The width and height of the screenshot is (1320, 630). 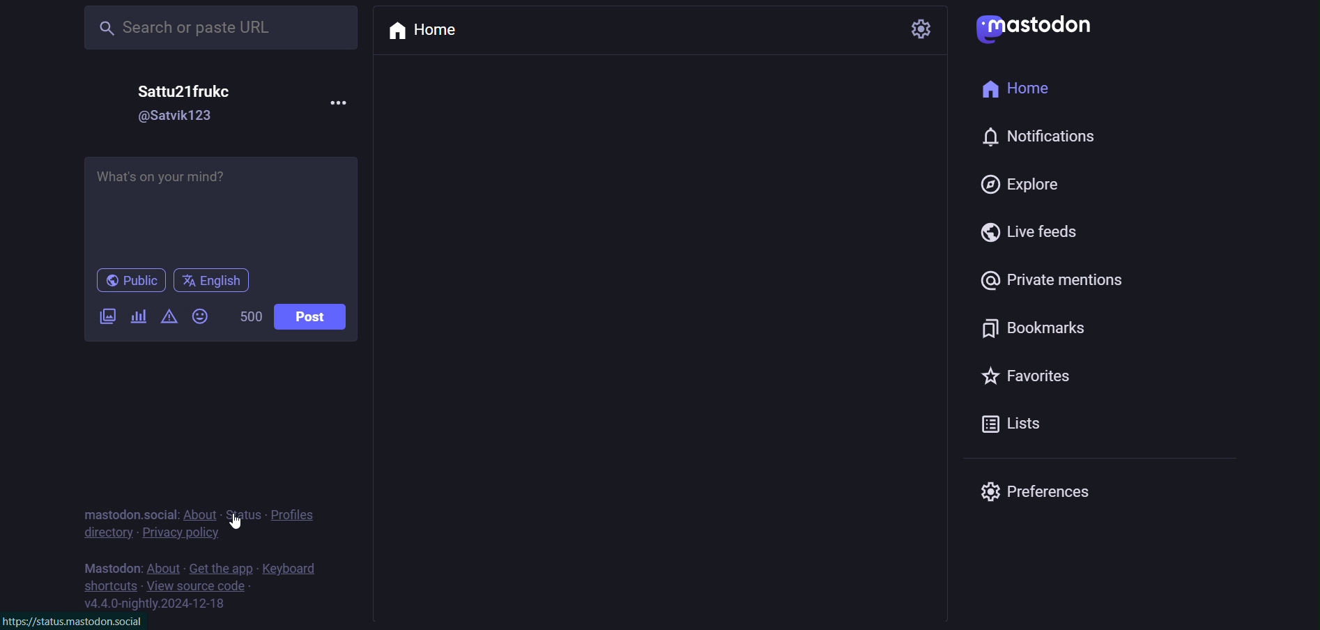 I want to click on poll, so click(x=138, y=318).